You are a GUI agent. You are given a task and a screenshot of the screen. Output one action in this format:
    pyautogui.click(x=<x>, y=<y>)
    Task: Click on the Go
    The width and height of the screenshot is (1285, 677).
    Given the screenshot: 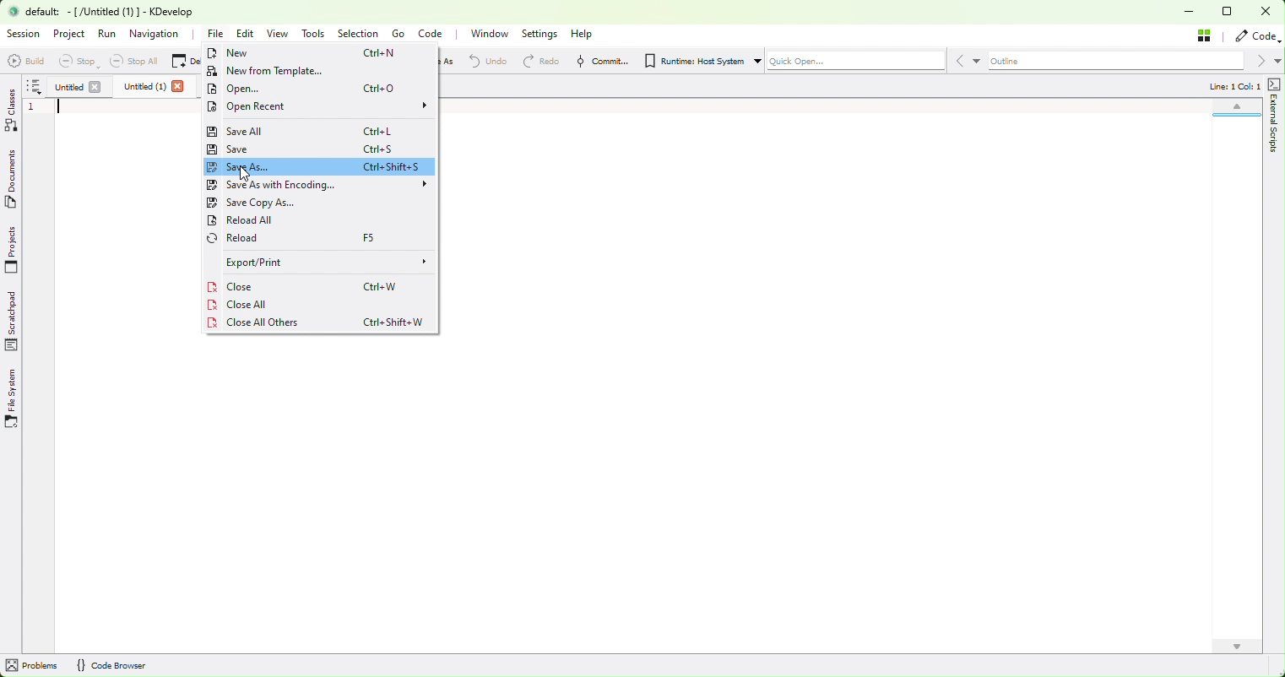 What is the action you would take?
    pyautogui.click(x=399, y=34)
    